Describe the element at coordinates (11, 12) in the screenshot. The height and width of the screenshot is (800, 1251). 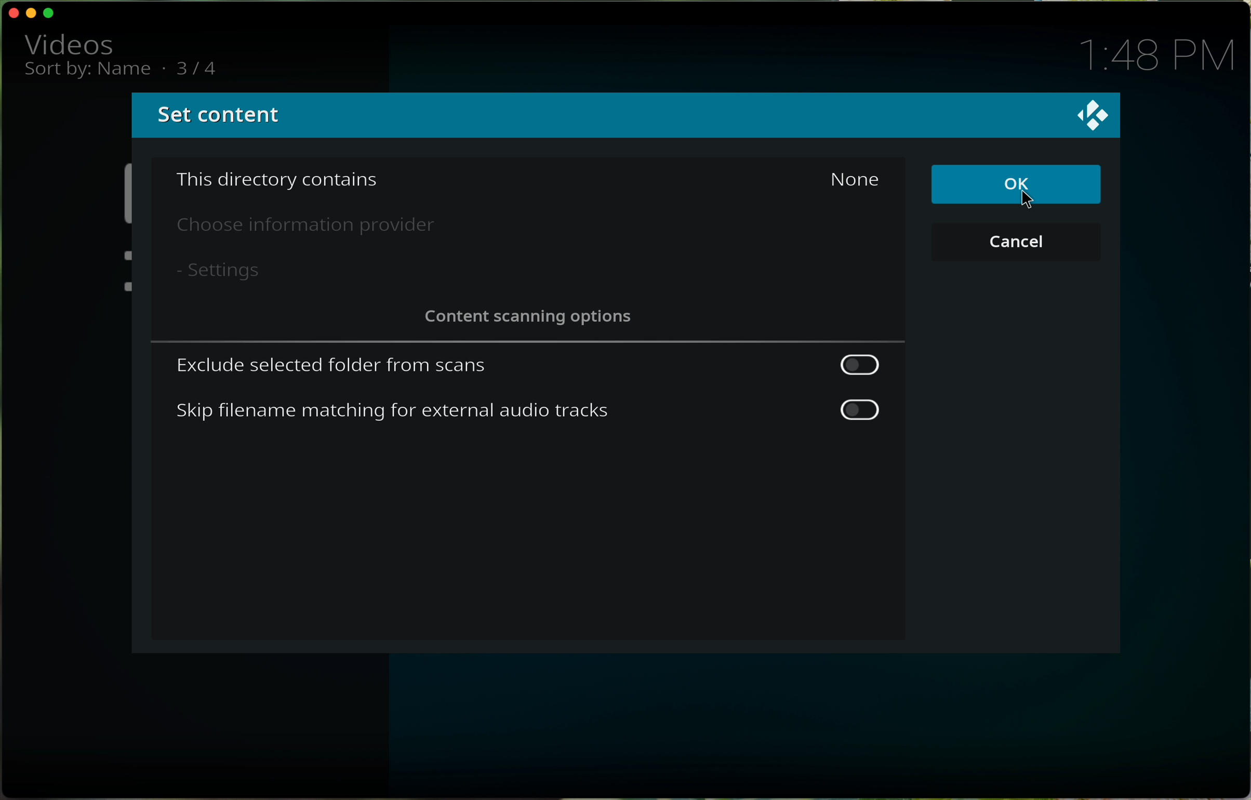
I see `close` at that location.